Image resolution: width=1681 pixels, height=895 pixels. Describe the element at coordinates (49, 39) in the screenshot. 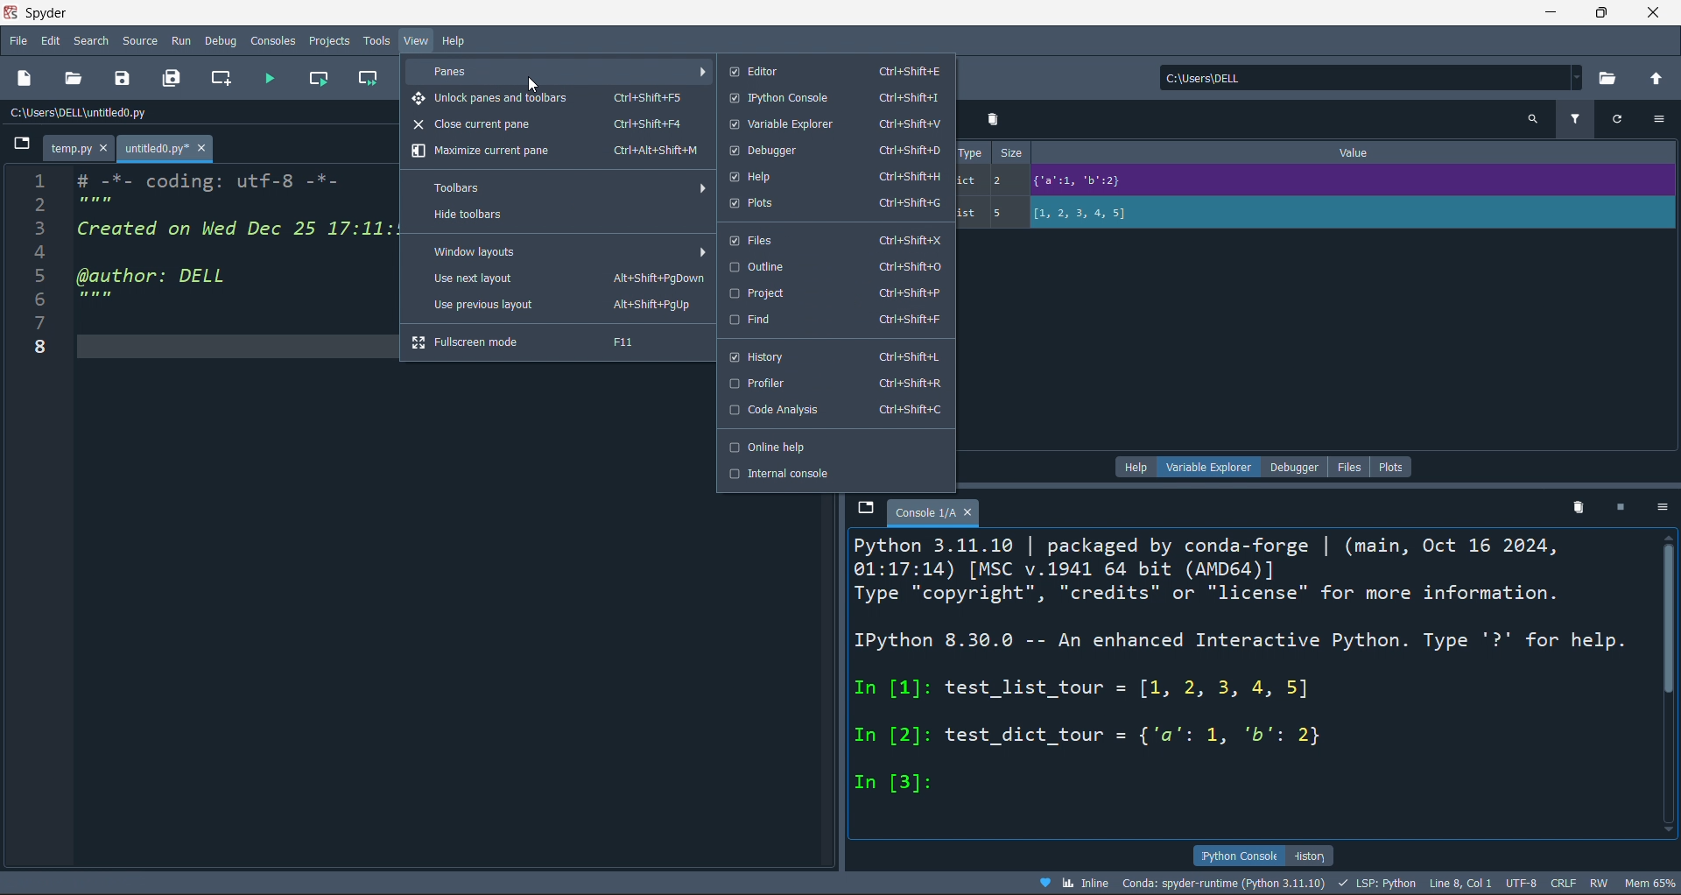

I see `edit` at that location.